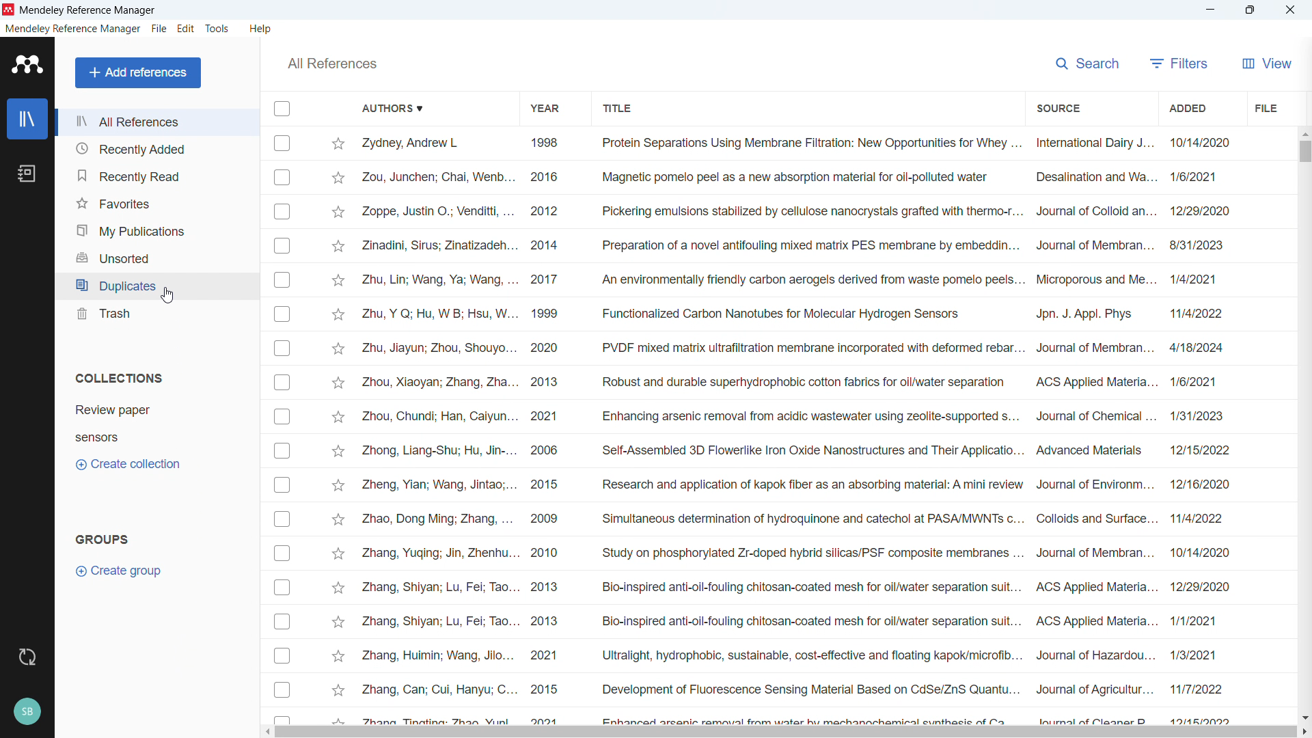  Describe the element at coordinates (29, 174) in the screenshot. I see `notebook` at that location.